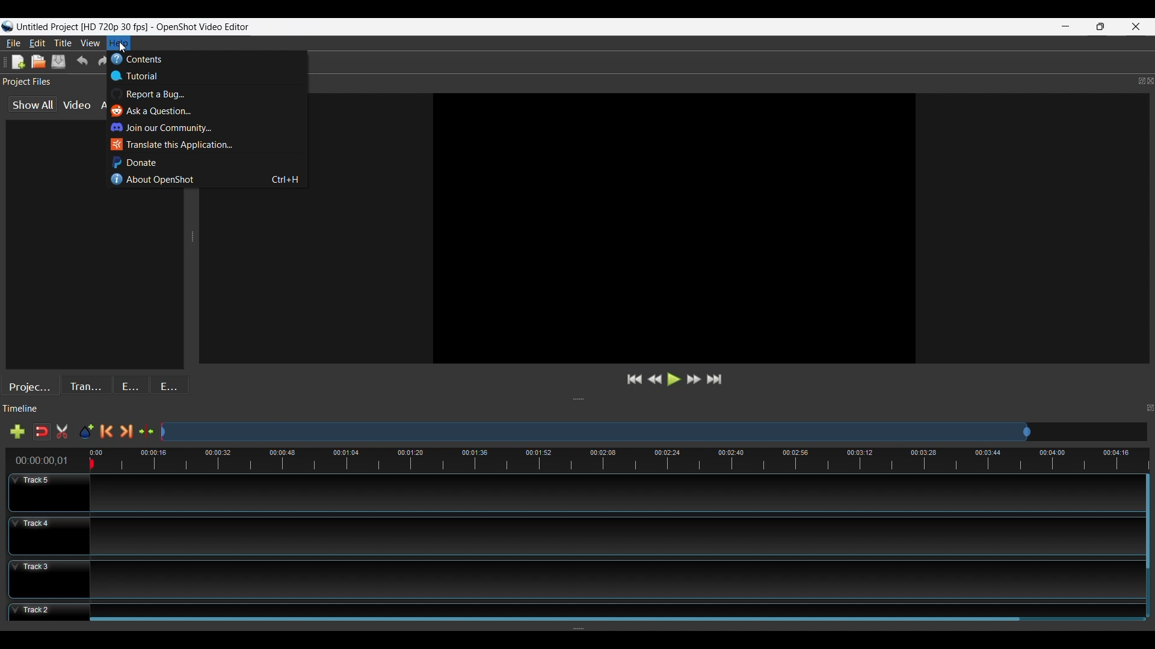 This screenshot has width=1155, height=649. Describe the element at coordinates (37, 42) in the screenshot. I see `Edit` at that location.